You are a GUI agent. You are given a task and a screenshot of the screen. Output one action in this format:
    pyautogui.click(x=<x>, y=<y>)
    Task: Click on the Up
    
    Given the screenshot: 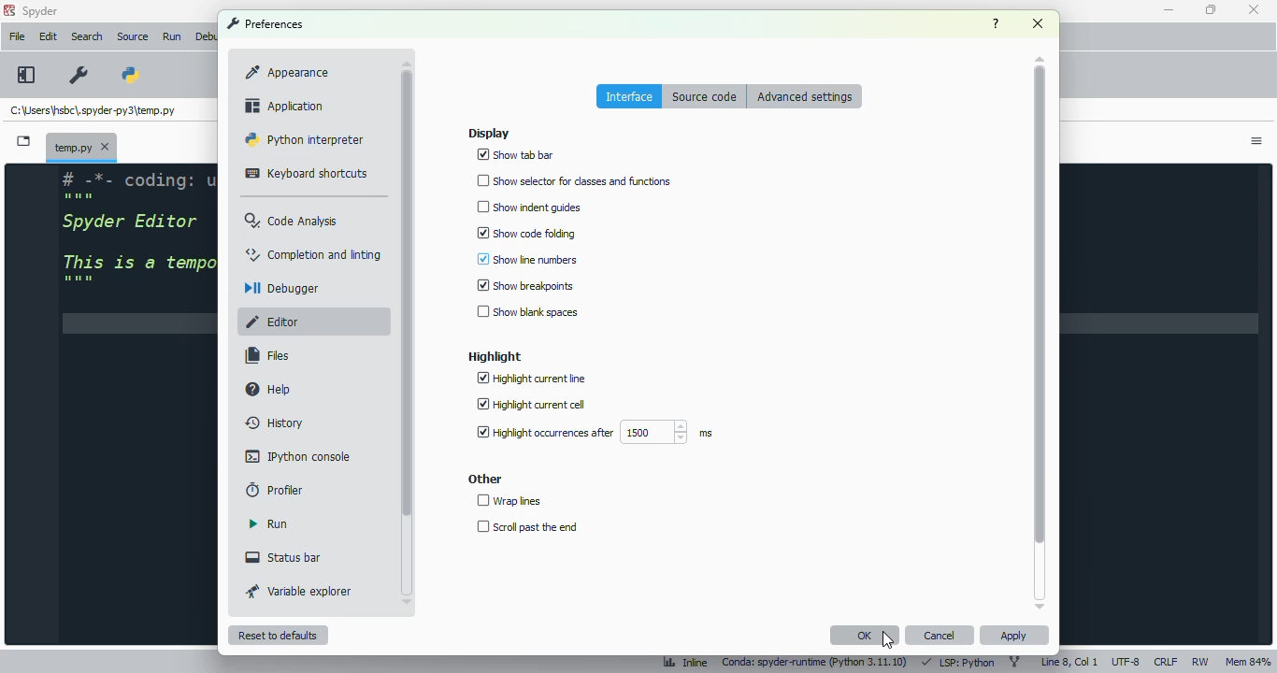 What is the action you would take?
    pyautogui.click(x=1036, y=55)
    